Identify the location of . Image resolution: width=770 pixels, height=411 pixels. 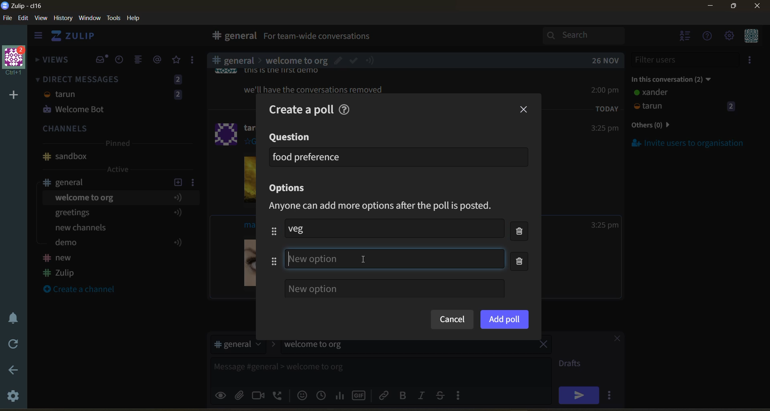
(296, 60).